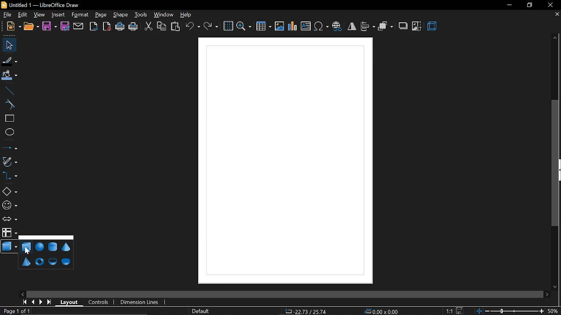 Image resolution: width=561 pixels, height=315 pixels. I want to click on insert hyperlink, so click(337, 27).